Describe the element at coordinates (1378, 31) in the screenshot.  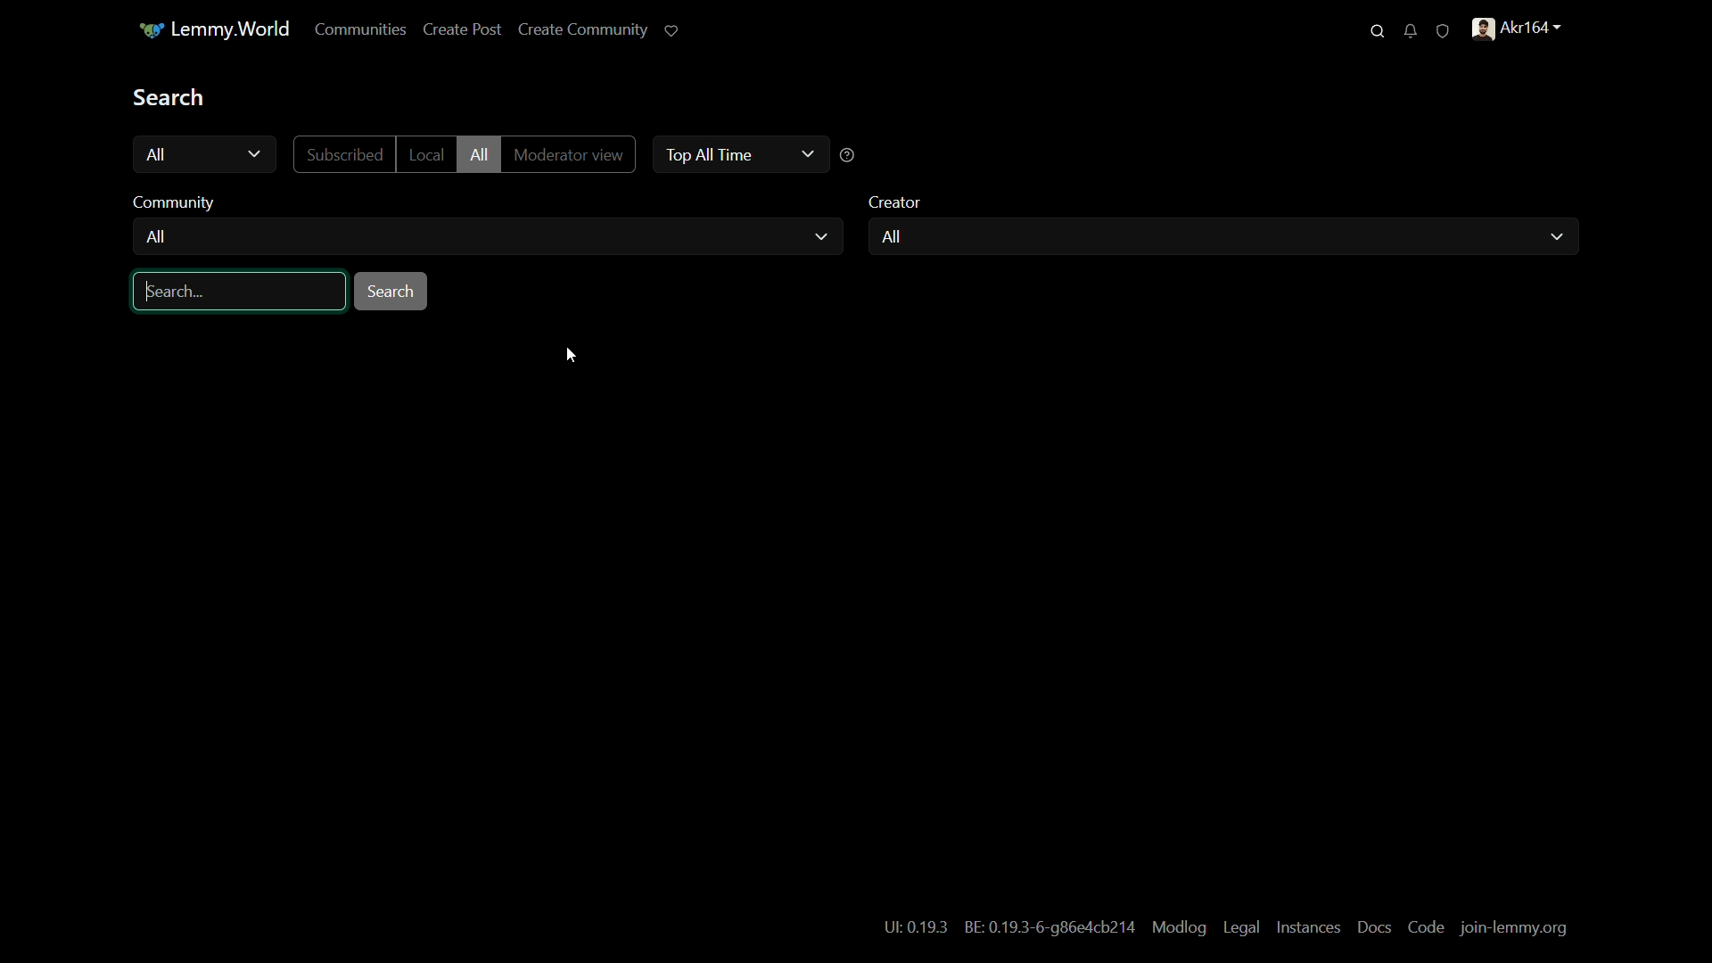
I see `search` at that location.